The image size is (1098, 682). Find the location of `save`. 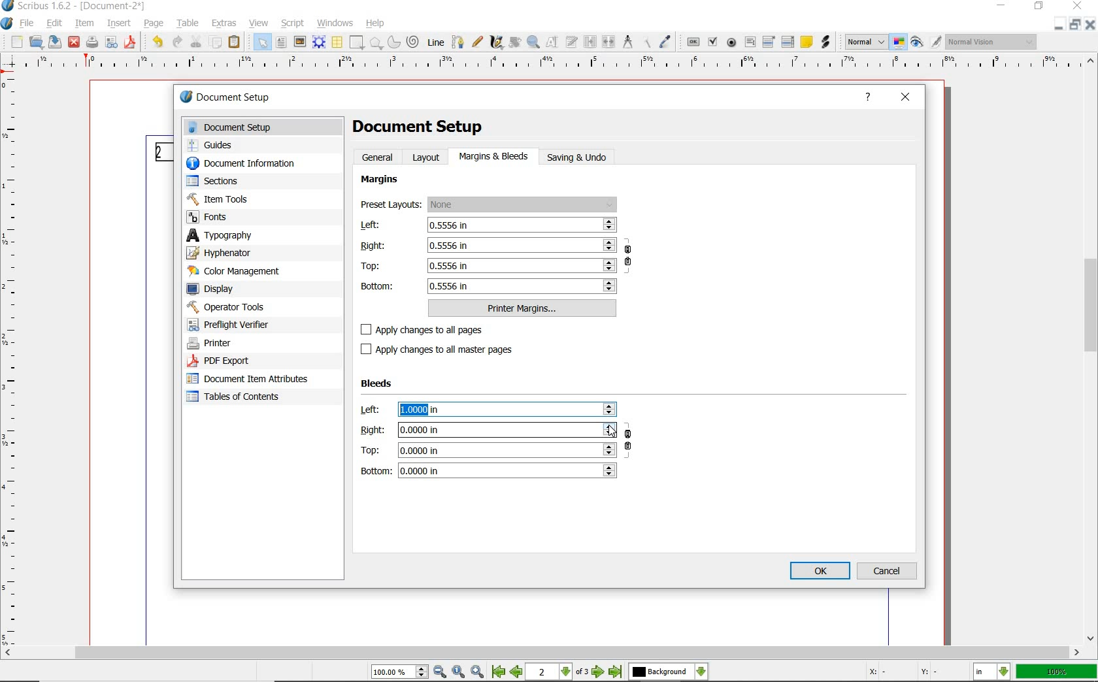

save is located at coordinates (55, 42).